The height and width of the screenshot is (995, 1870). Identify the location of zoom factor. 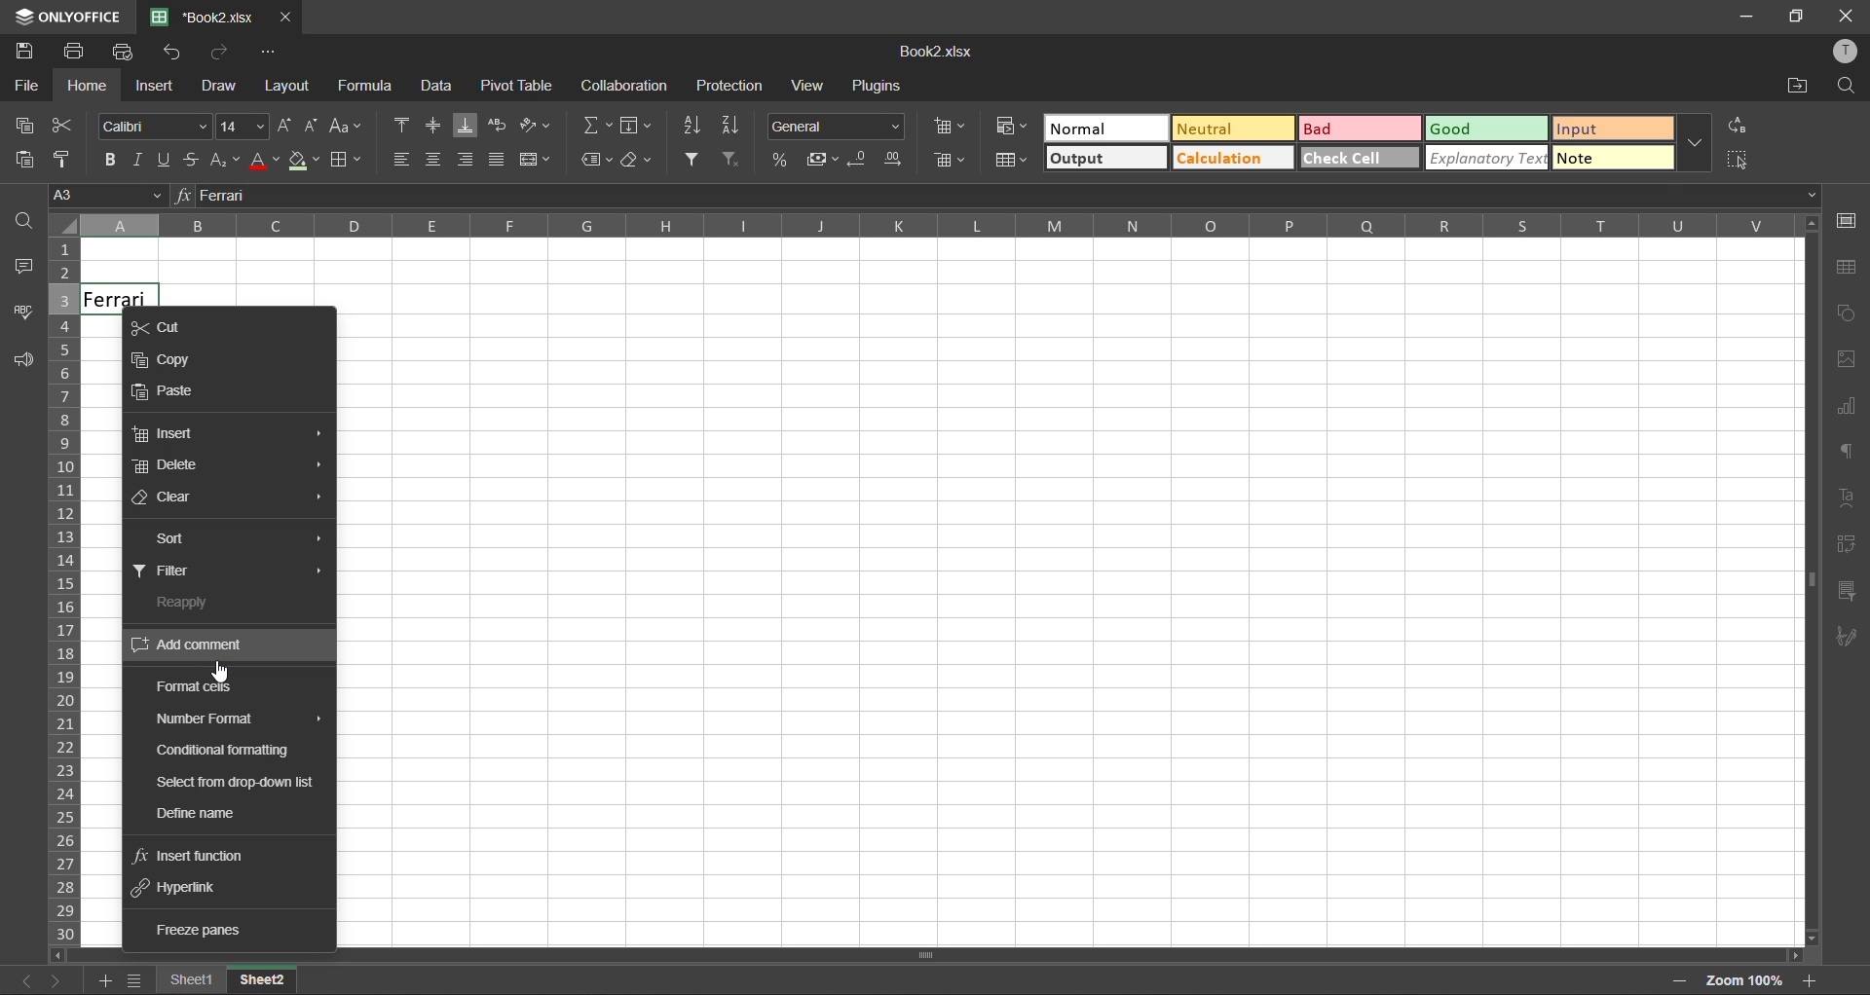
(1742, 981).